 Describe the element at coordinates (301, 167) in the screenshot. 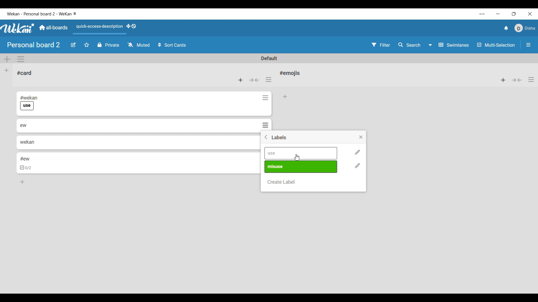

I see `Pre-existing labels differentiated by name and color` at that location.